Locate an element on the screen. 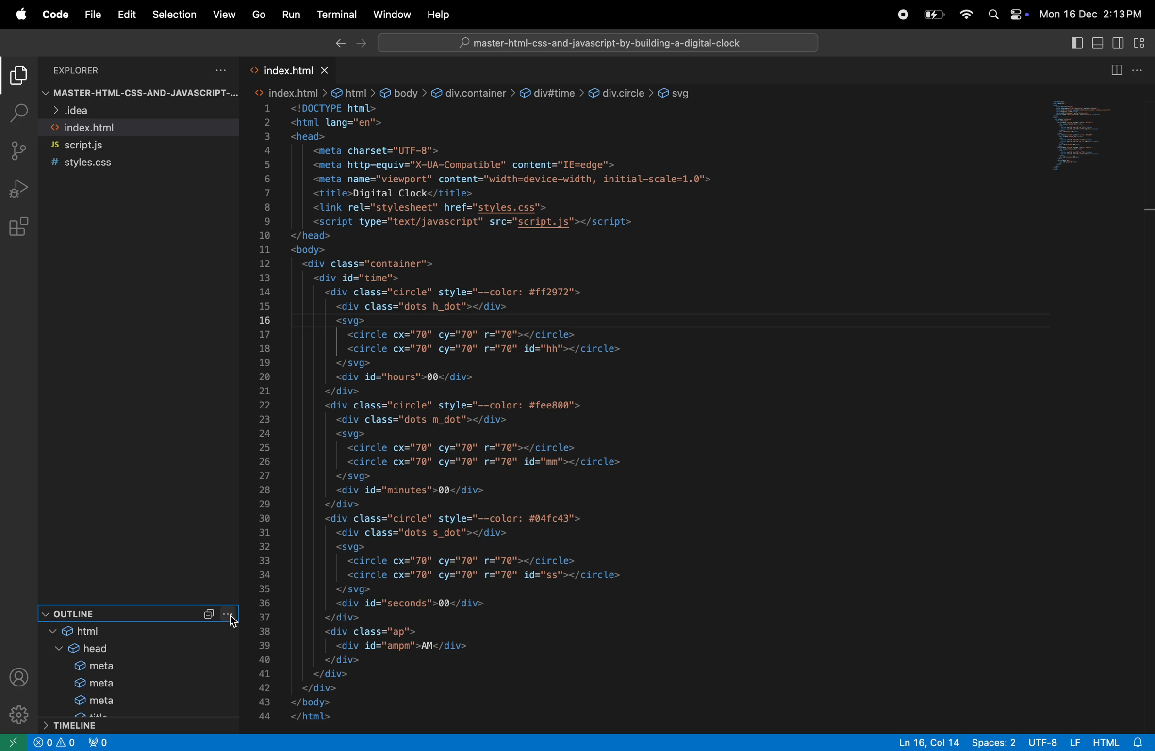 The width and height of the screenshot is (1155, 751). help is located at coordinates (441, 15).